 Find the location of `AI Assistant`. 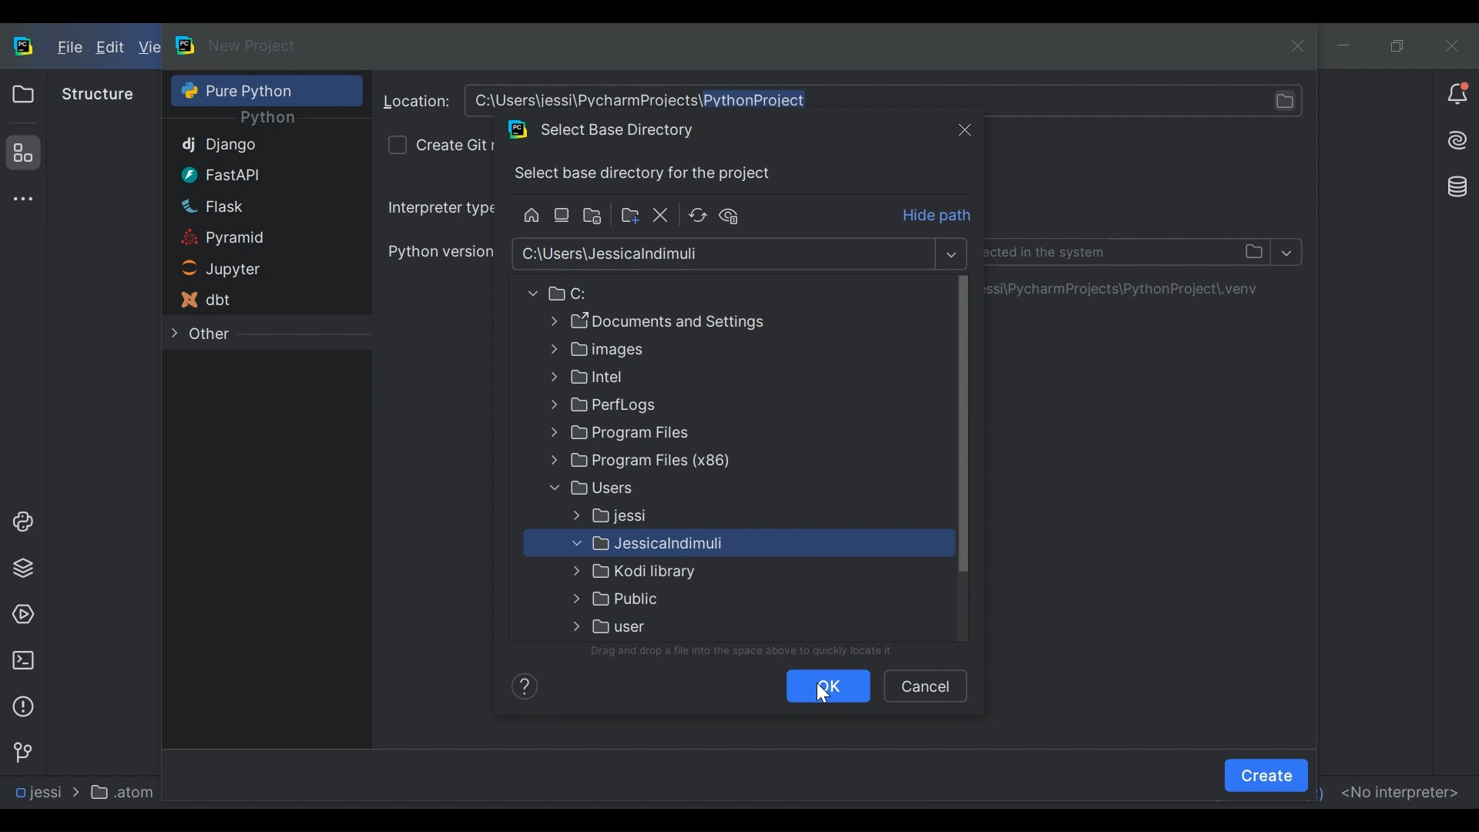

AI Assistant is located at coordinates (1456, 140).